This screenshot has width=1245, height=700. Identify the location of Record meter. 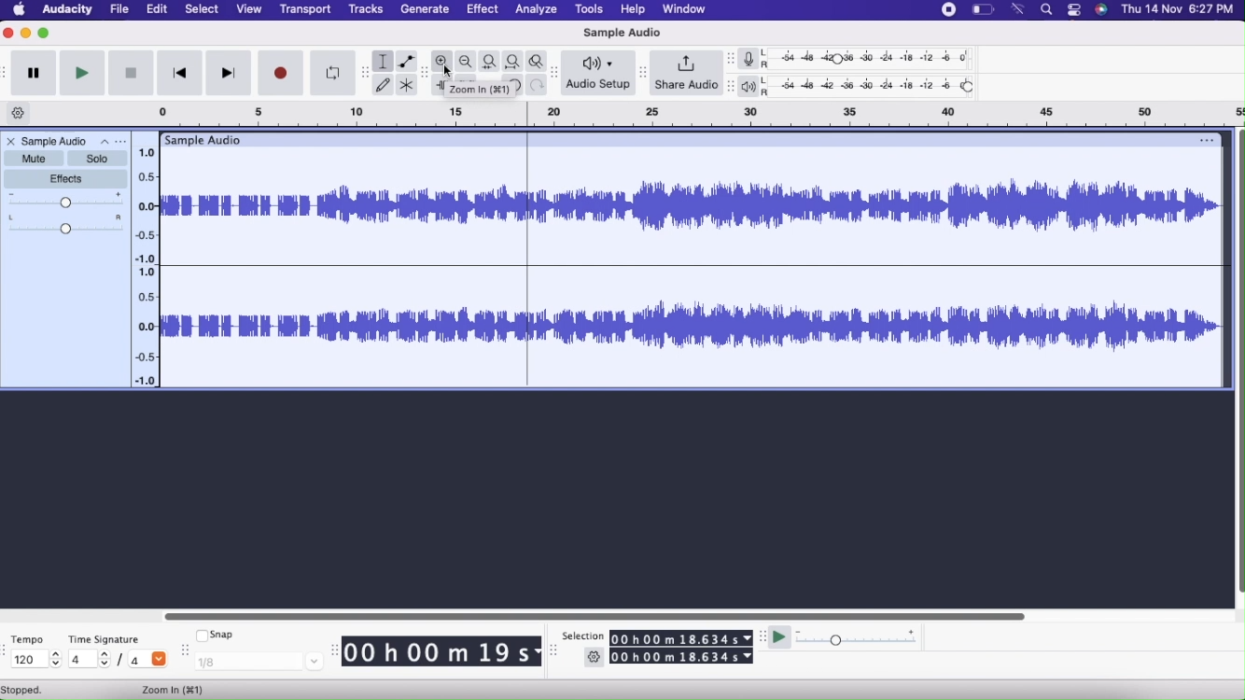
(756, 59).